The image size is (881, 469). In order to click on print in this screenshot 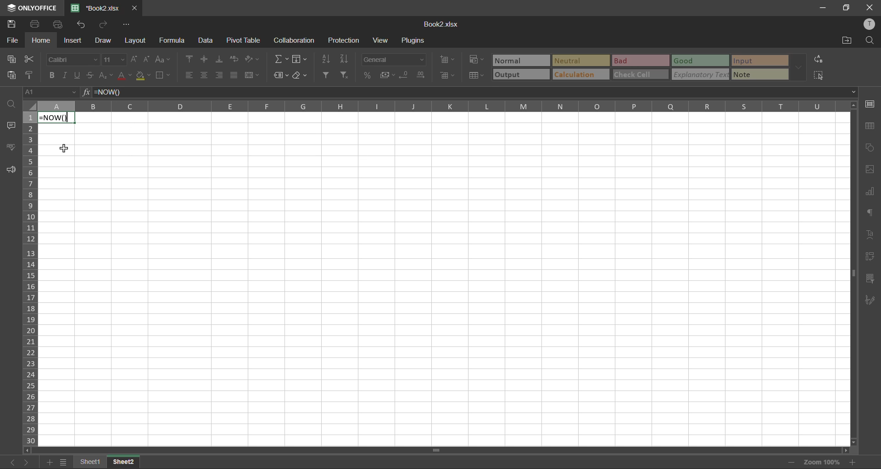, I will do `click(37, 23)`.